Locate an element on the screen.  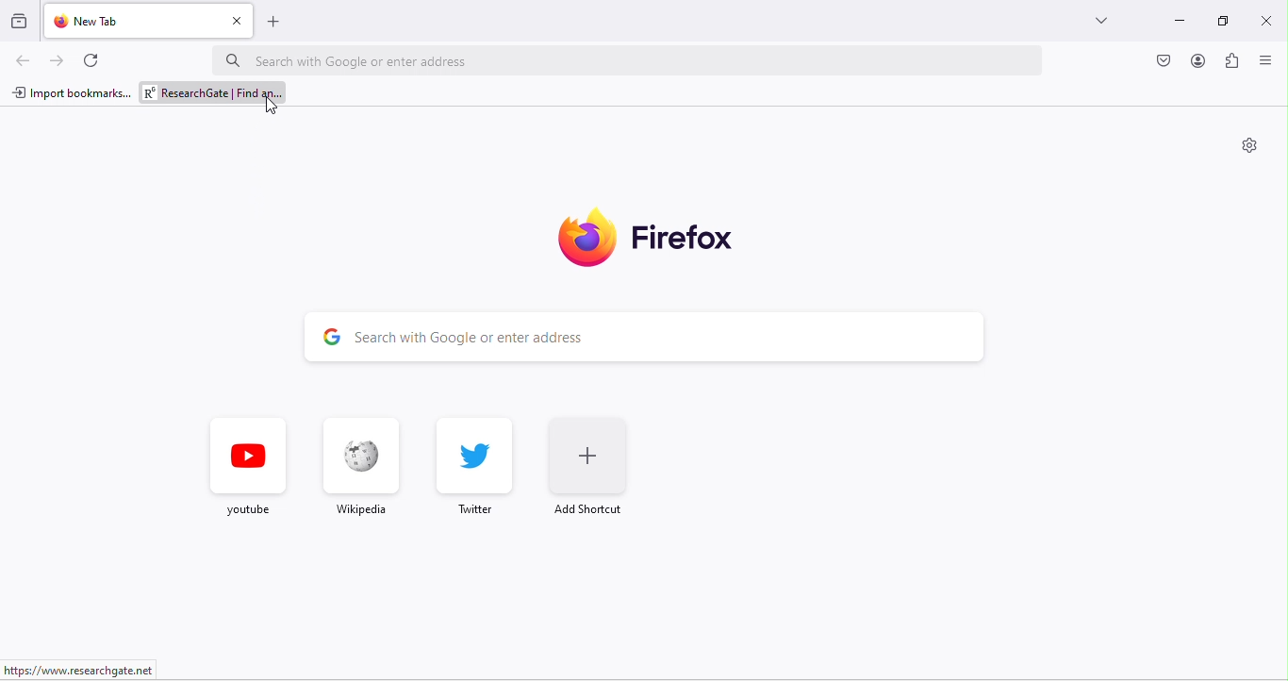
https//www.researchaate.net is located at coordinates (85, 668).